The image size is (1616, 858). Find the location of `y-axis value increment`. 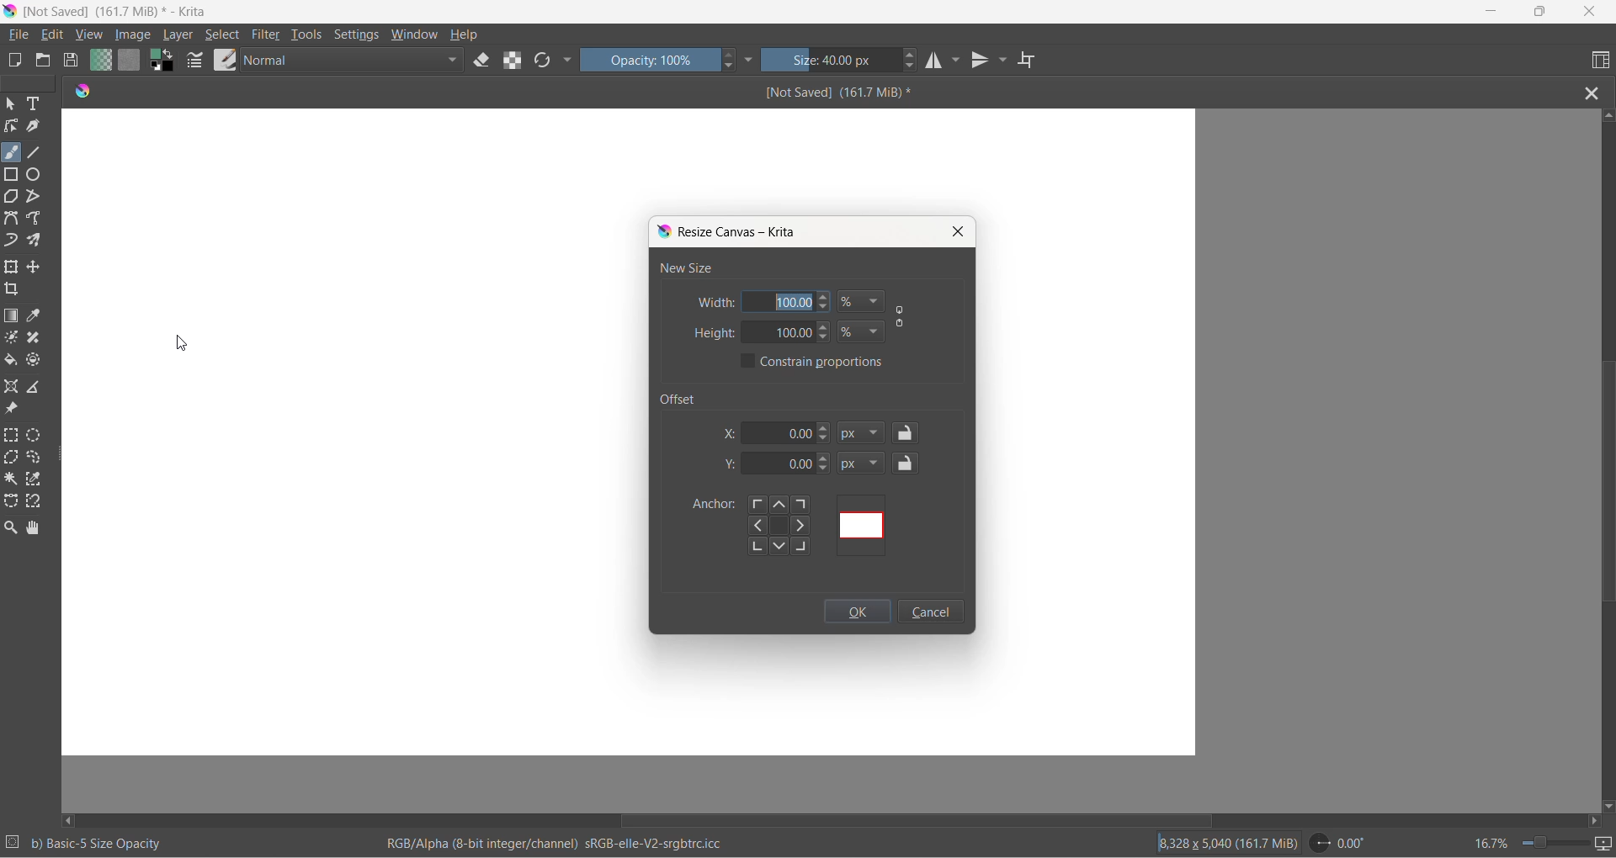

y-axis value increment is located at coordinates (827, 458).